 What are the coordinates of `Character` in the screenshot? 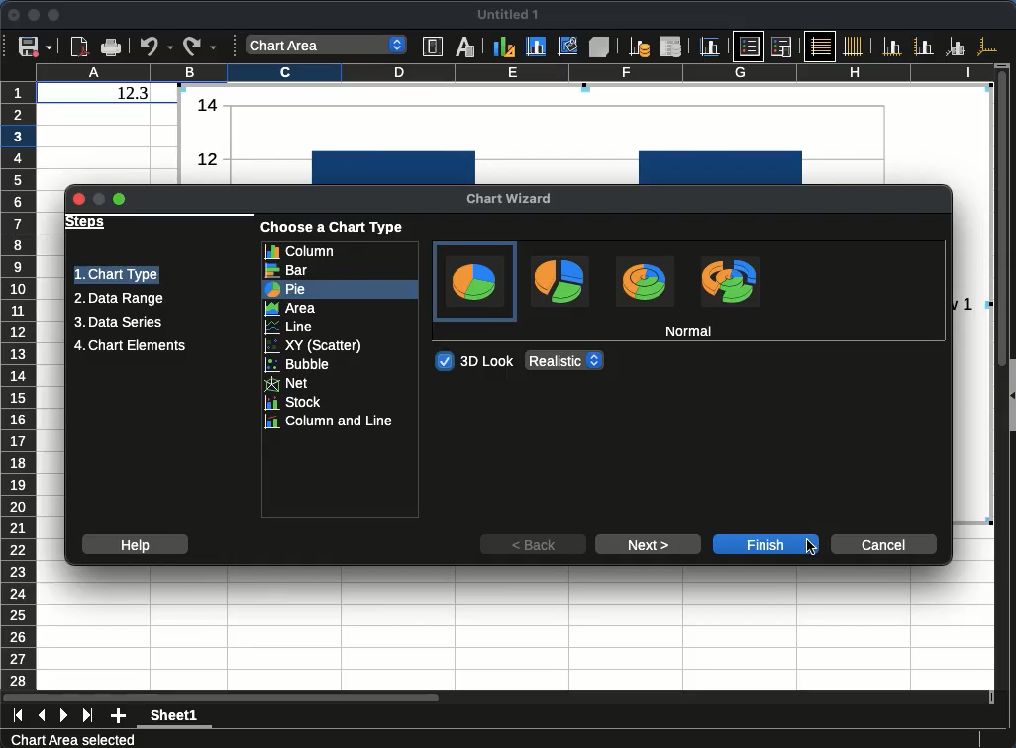 It's located at (465, 46).